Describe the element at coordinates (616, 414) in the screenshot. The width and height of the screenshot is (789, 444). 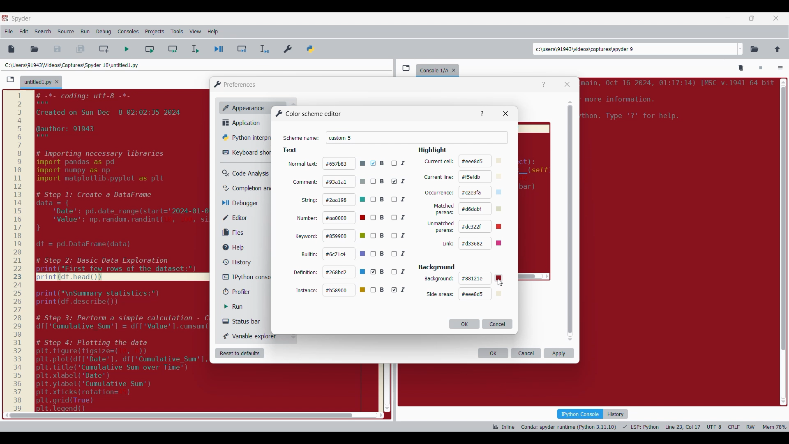
I see `History` at that location.